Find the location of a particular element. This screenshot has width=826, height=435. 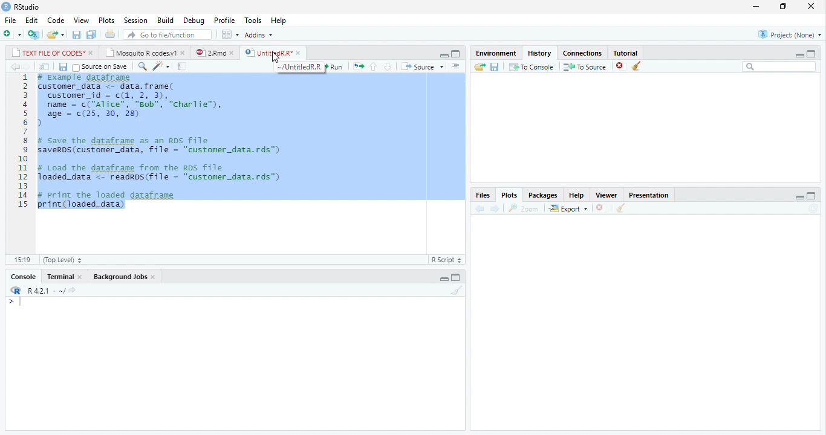

clear is located at coordinates (457, 290).